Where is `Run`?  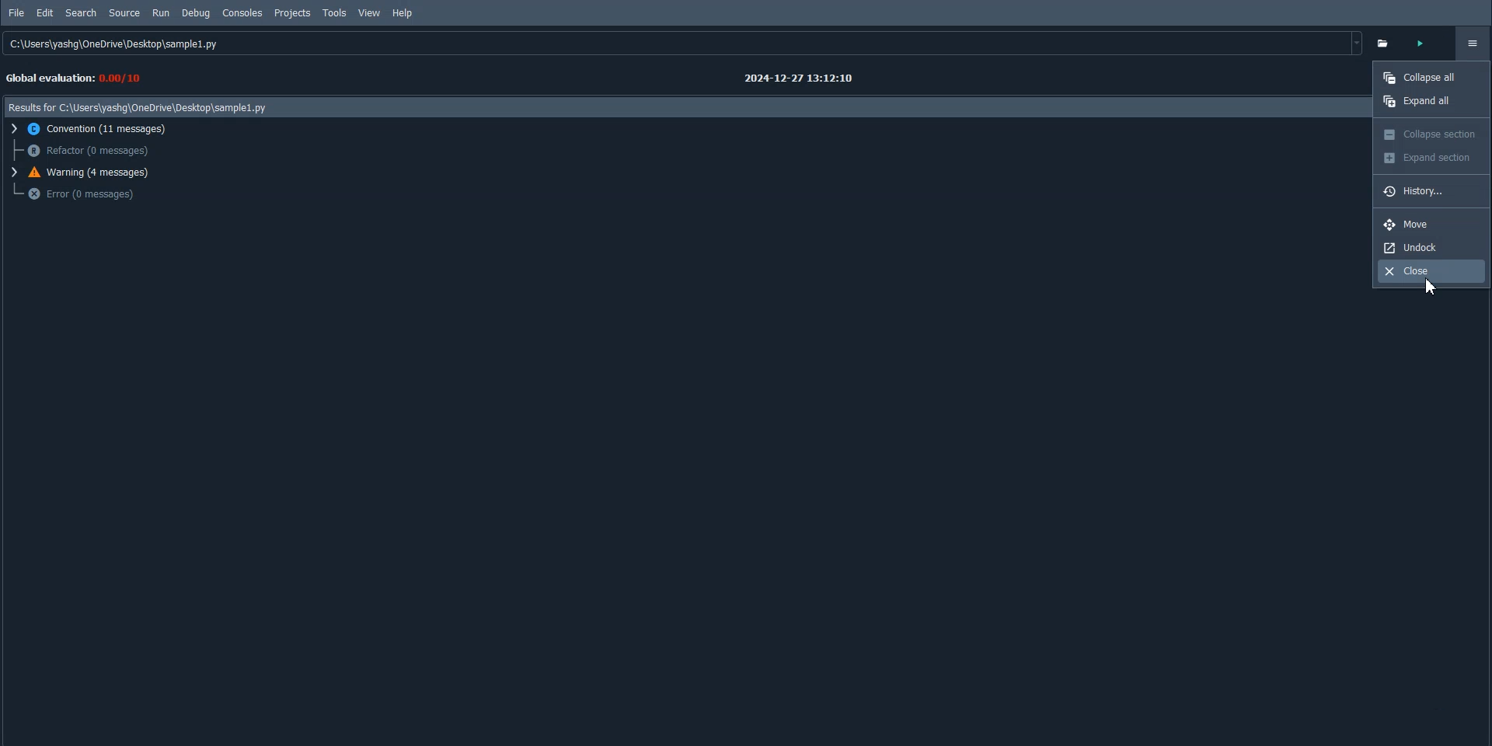
Run is located at coordinates (160, 13).